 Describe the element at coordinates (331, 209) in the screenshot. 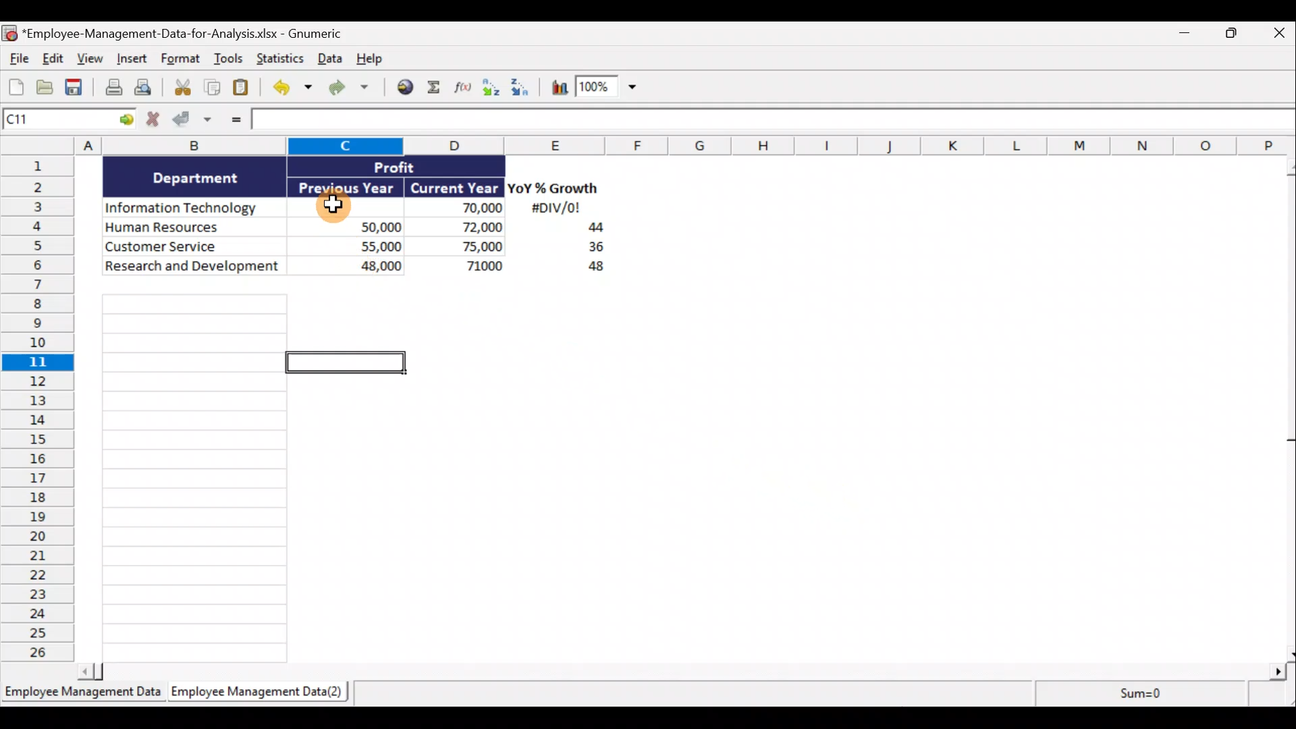

I see `Cursor` at that location.